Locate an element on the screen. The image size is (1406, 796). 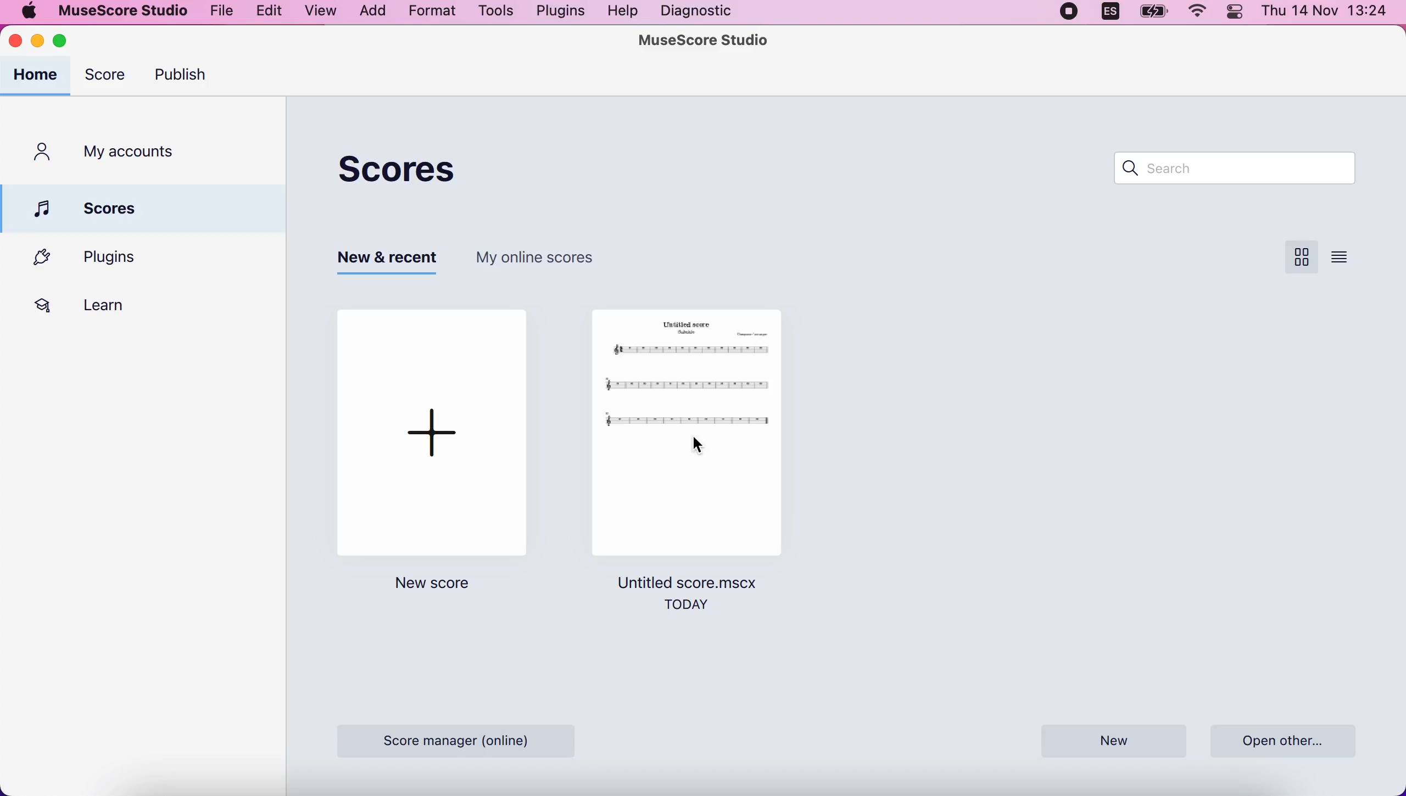
language is located at coordinates (1106, 13).